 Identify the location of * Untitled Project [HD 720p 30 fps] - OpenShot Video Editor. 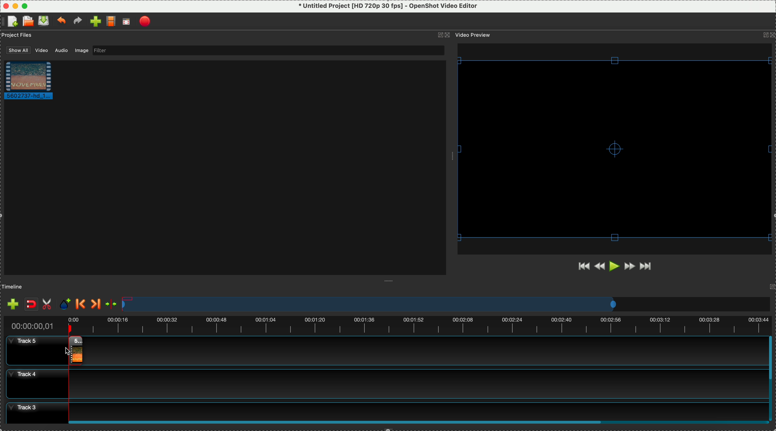
(388, 6).